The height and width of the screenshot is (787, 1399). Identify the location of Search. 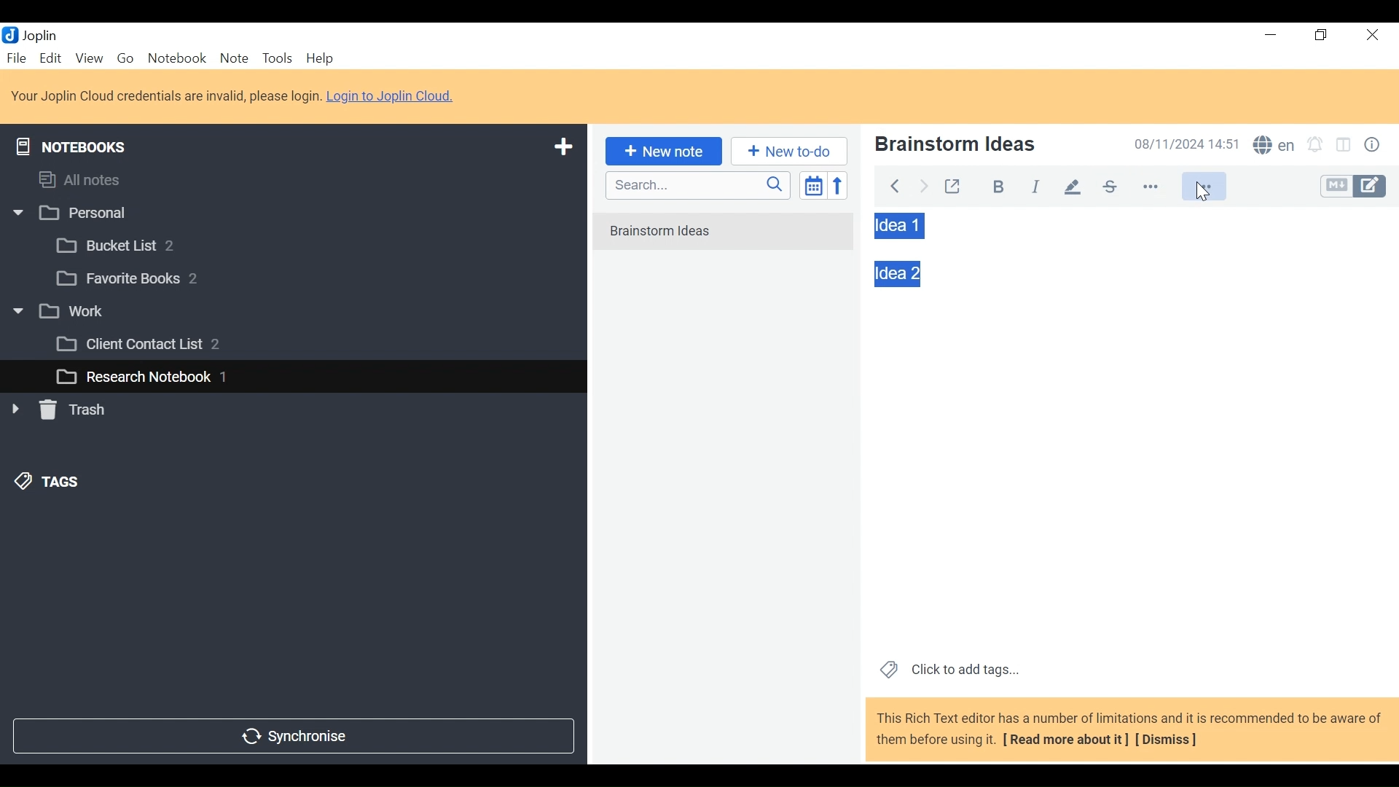
(696, 185).